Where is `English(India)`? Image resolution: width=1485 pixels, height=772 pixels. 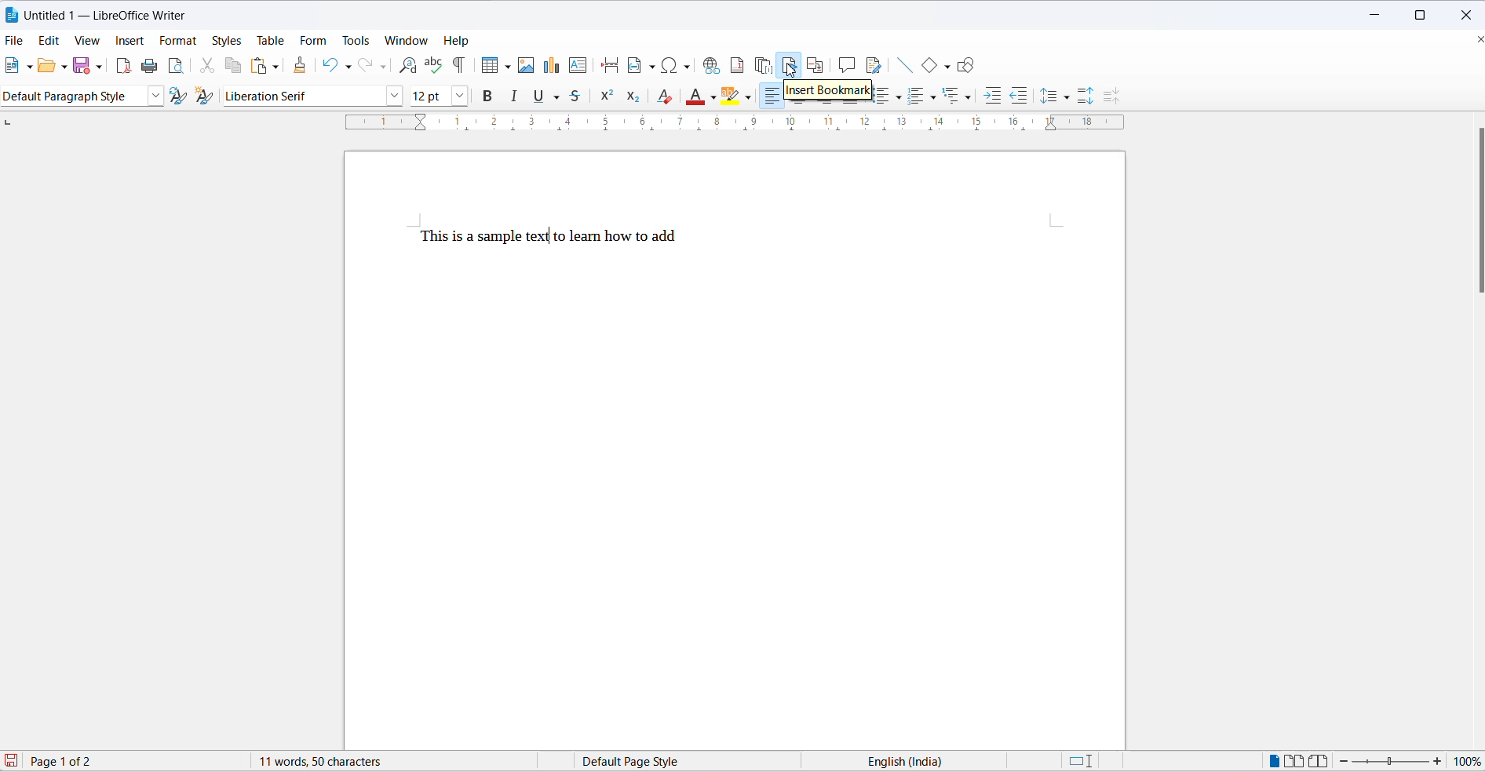 English(India) is located at coordinates (914, 761).